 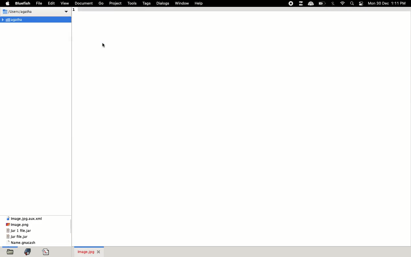 What do you see at coordinates (19, 11) in the screenshot?
I see `/user/agatha` at bounding box center [19, 11].